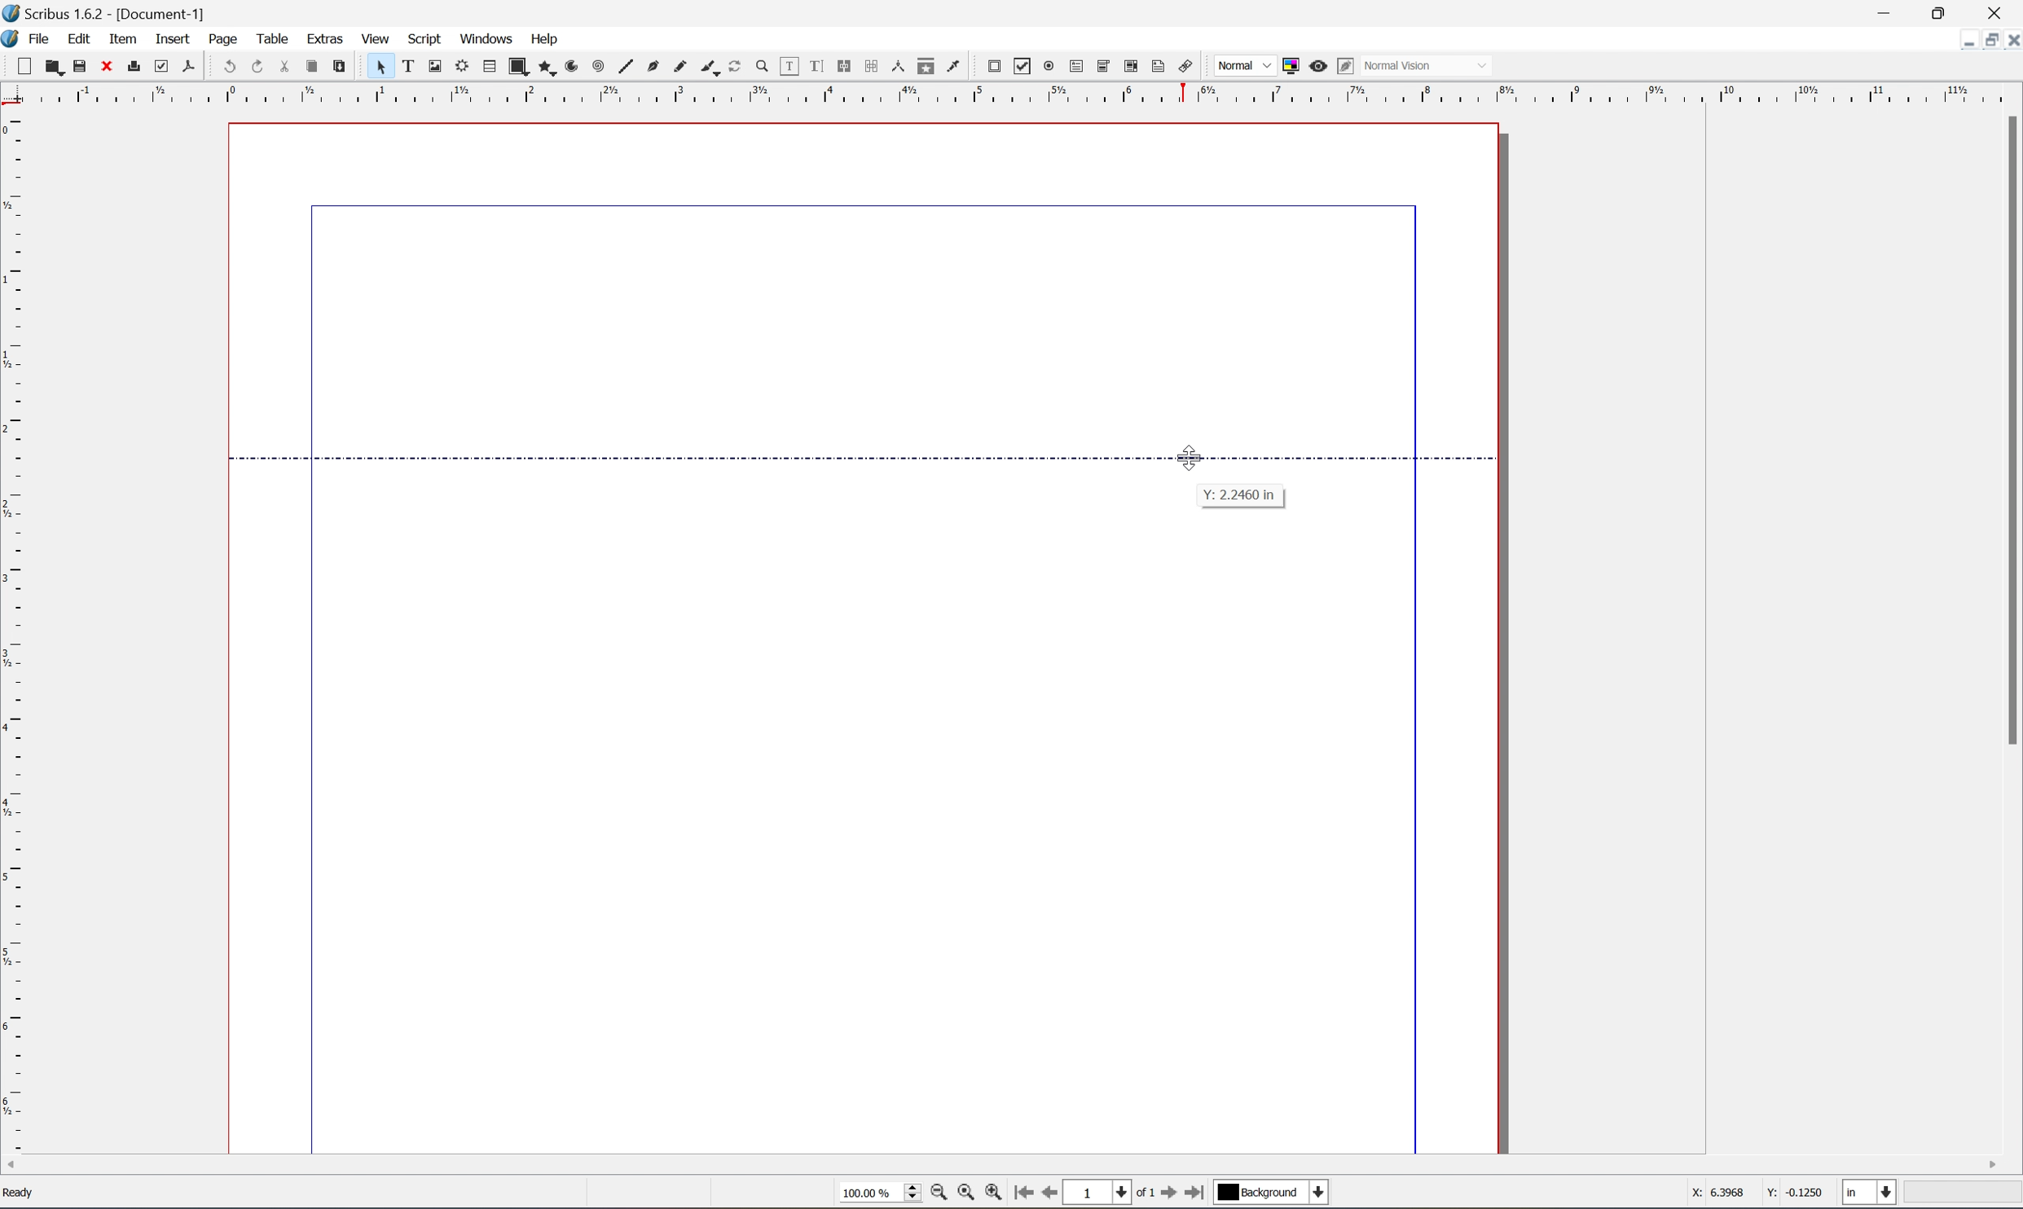 The image size is (2023, 1209). Describe the element at coordinates (899, 67) in the screenshot. I see `measurements` at that location.